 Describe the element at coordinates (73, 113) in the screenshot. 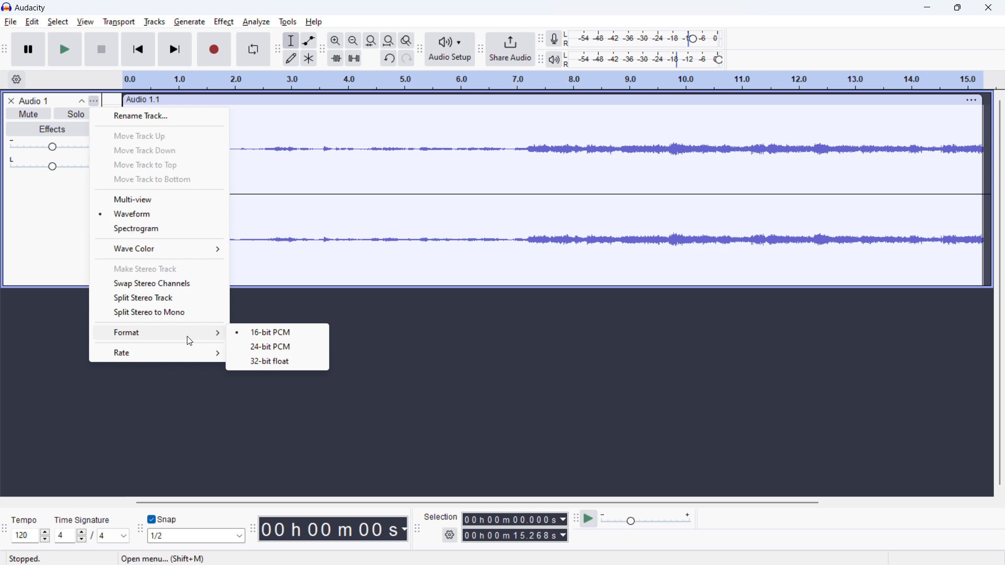

I see `solo` at that location.